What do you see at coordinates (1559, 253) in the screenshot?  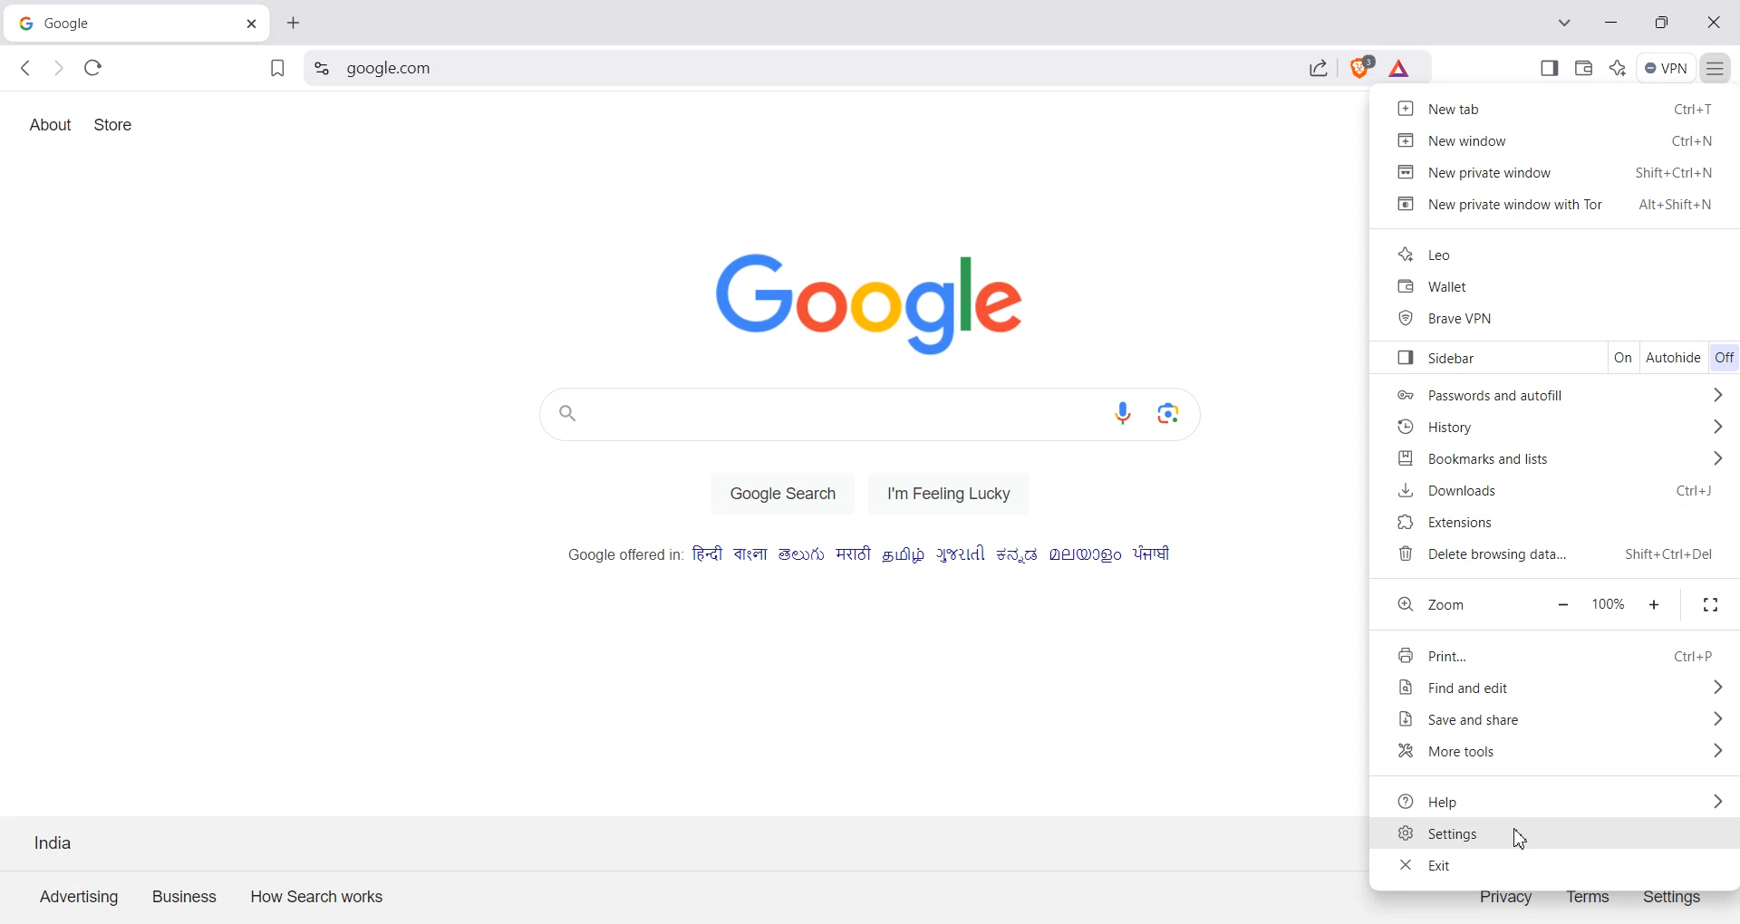 I see `Leo` at bounding box center [1559, 253].